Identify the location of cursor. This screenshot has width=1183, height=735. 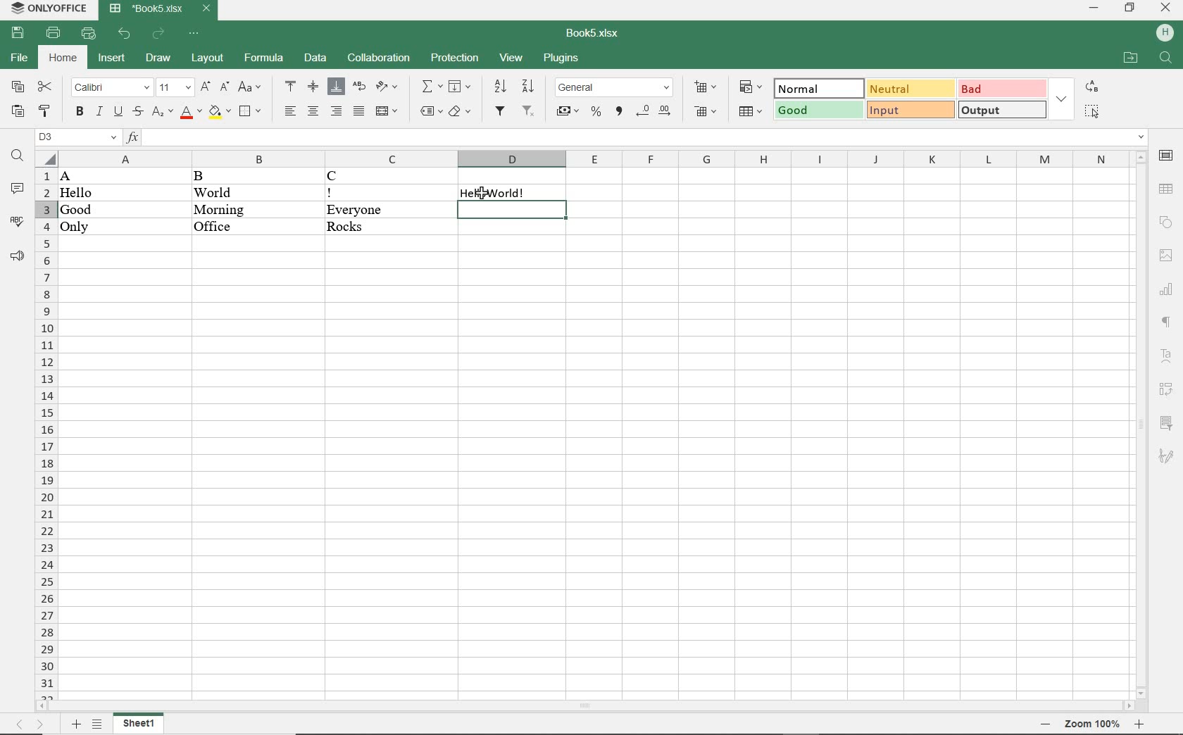
(482, 196).